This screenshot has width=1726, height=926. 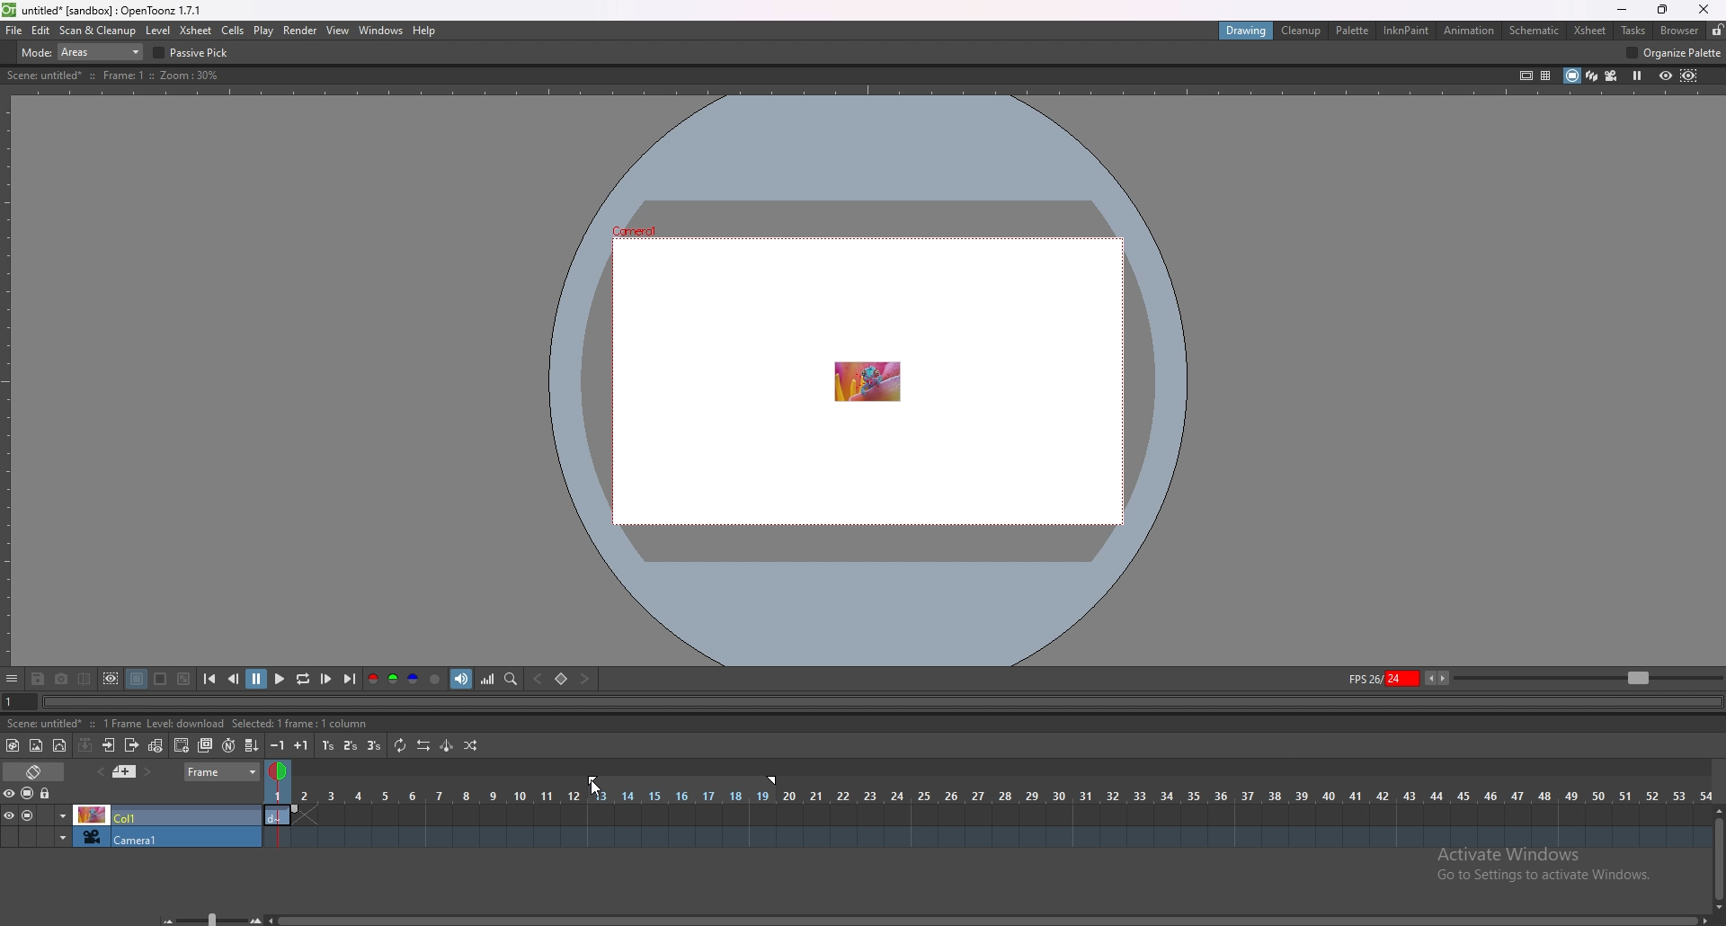 What do you see at coordinates (448, 744) in the screenshot?
I see `swing` at bounding box center [448, 744].